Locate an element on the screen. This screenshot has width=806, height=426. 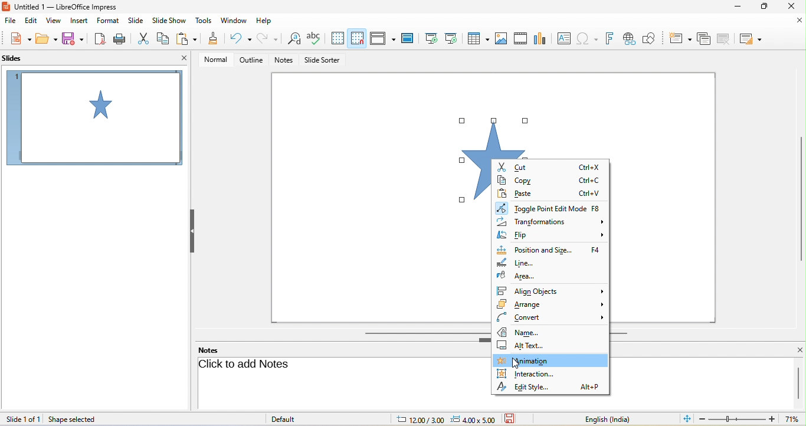
chart is located at coordinates (541, 38).